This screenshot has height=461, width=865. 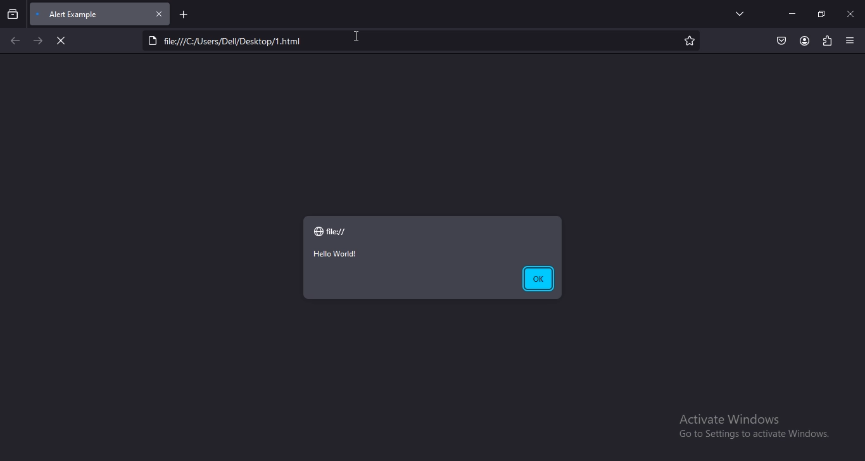 What do you see at coordinates (792, 13) in the screenshot?
I see `minimize` at bounding box center [792, 13].